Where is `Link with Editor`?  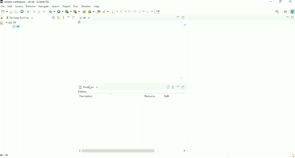 Link with Editor is located at coordinates (58, 18).